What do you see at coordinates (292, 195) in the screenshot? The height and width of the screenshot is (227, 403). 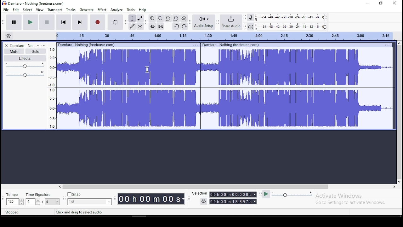 I see `playback speed` at bounding box center [292, 195].